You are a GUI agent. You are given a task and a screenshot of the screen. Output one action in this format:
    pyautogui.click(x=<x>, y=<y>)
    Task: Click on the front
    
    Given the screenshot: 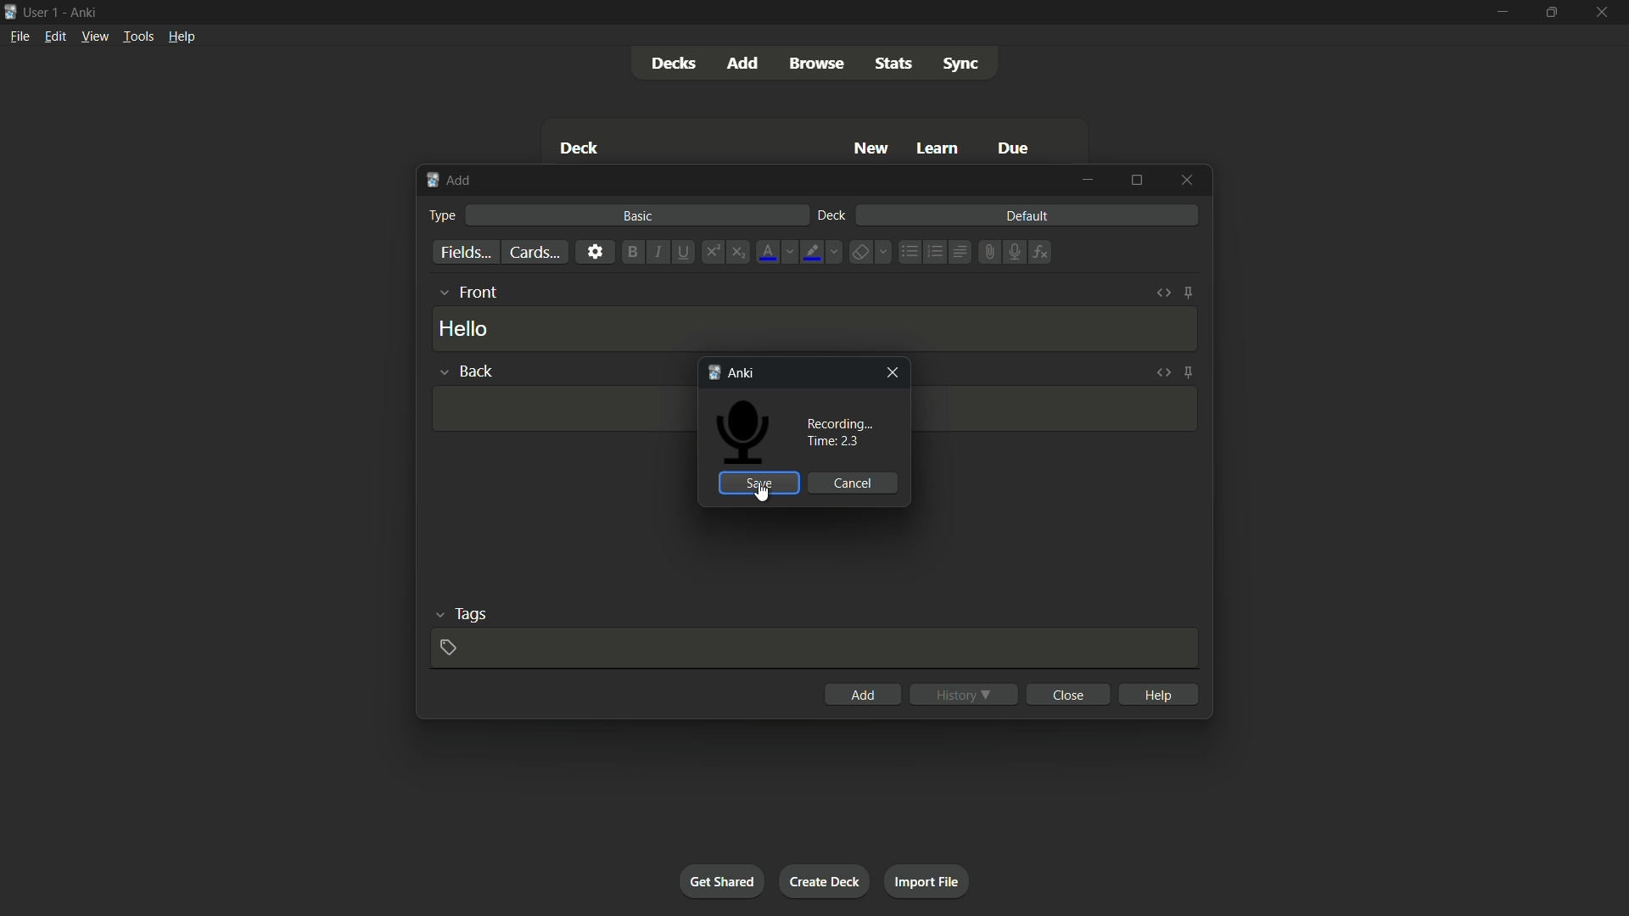 What is the action you would take?
    pyautogui.click(x=466, y=293)
    